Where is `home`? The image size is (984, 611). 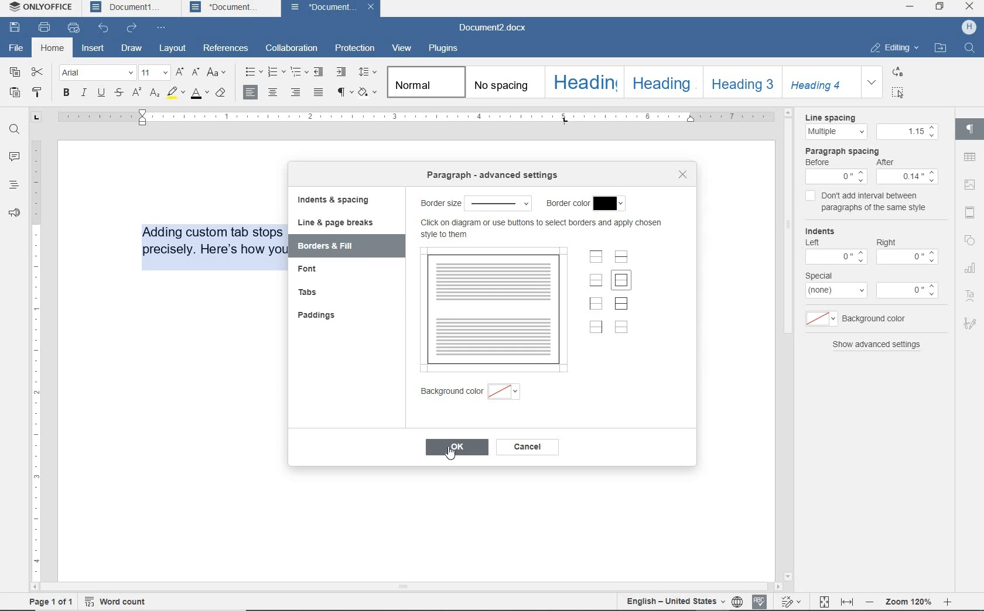
home is located at coordinates (52, 49).